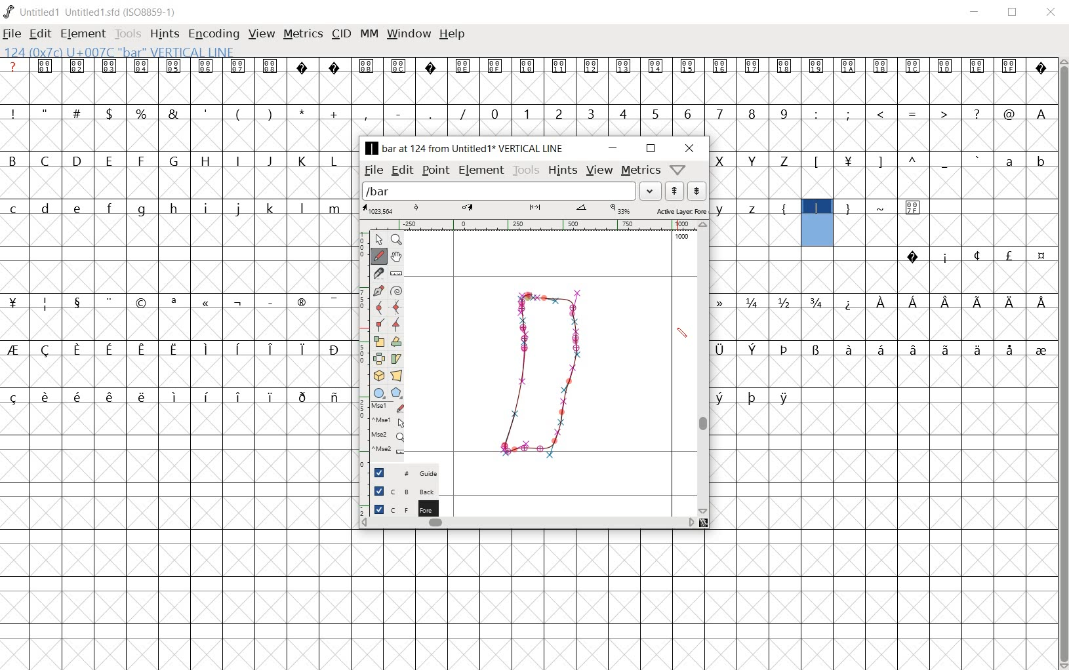 The height and width of the screenshot is (670, 1069). Describe the element at coordinates (397, 325) in the screenshot. I see `Add a corner point` at that location.